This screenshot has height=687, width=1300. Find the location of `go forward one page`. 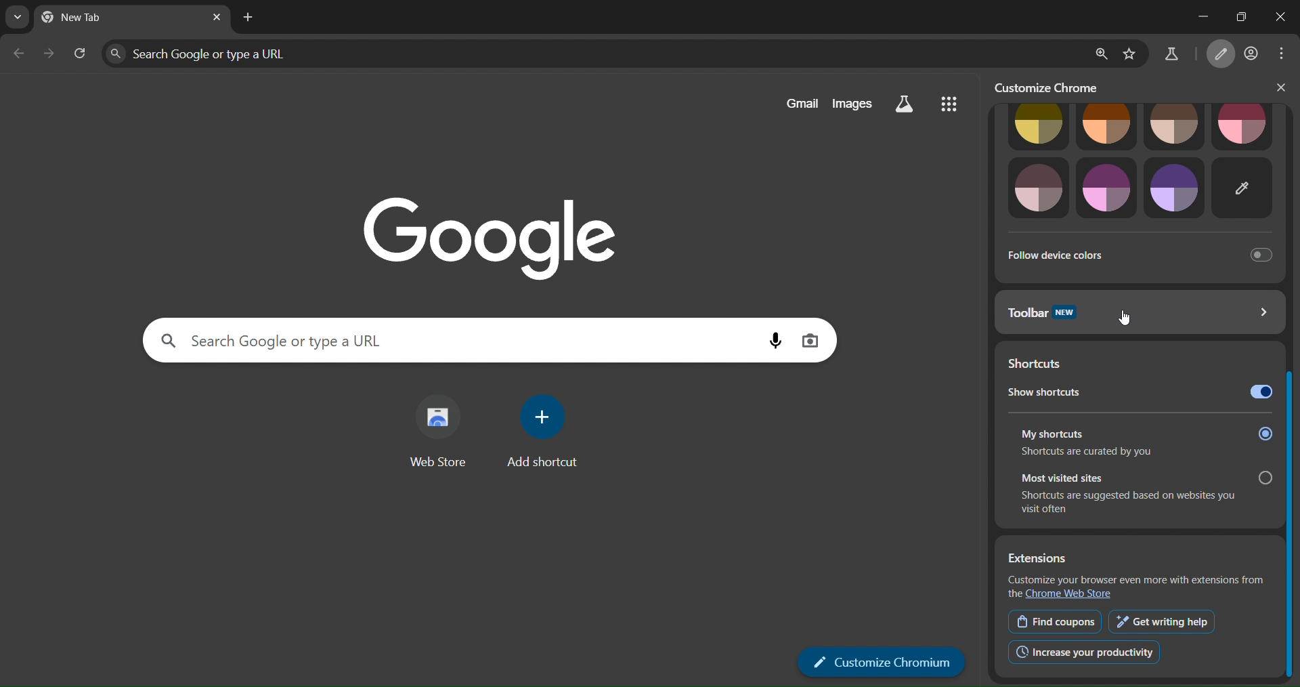

go forward one page is located at coordinates (50, 55).